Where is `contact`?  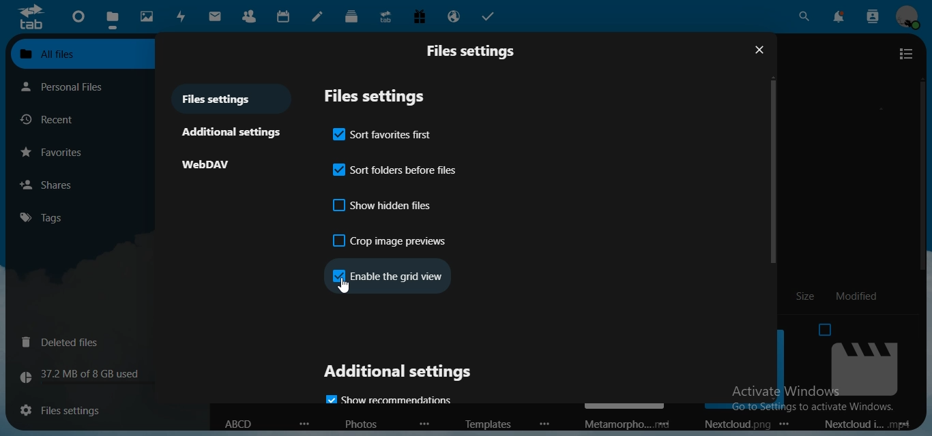
contact is located at coordinates (250, 15).